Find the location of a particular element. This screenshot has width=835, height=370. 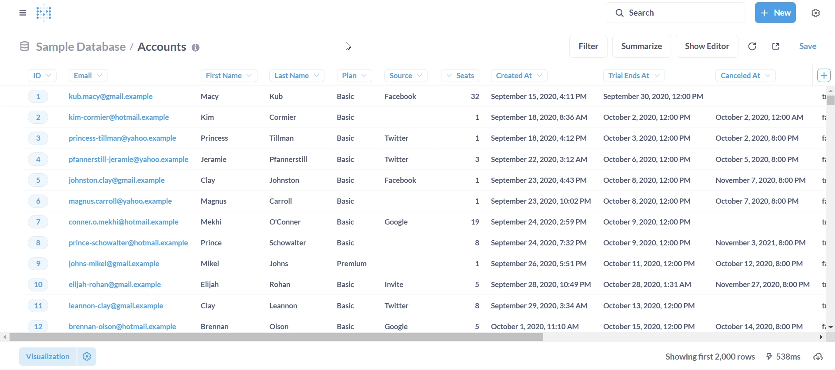

created at is located at coordinates (541, 199).